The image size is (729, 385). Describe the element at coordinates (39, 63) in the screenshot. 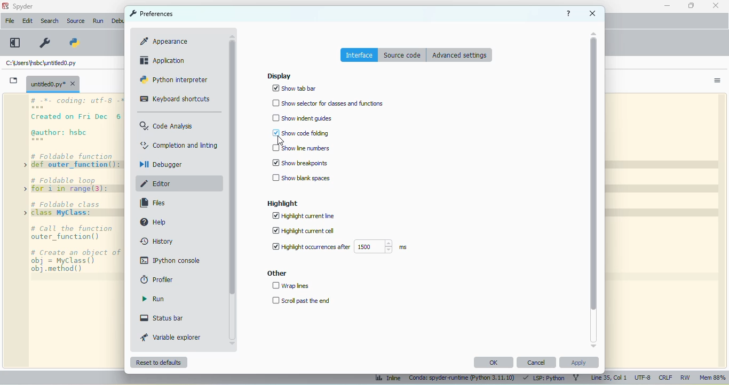

I see `untitled0.py` at that location.